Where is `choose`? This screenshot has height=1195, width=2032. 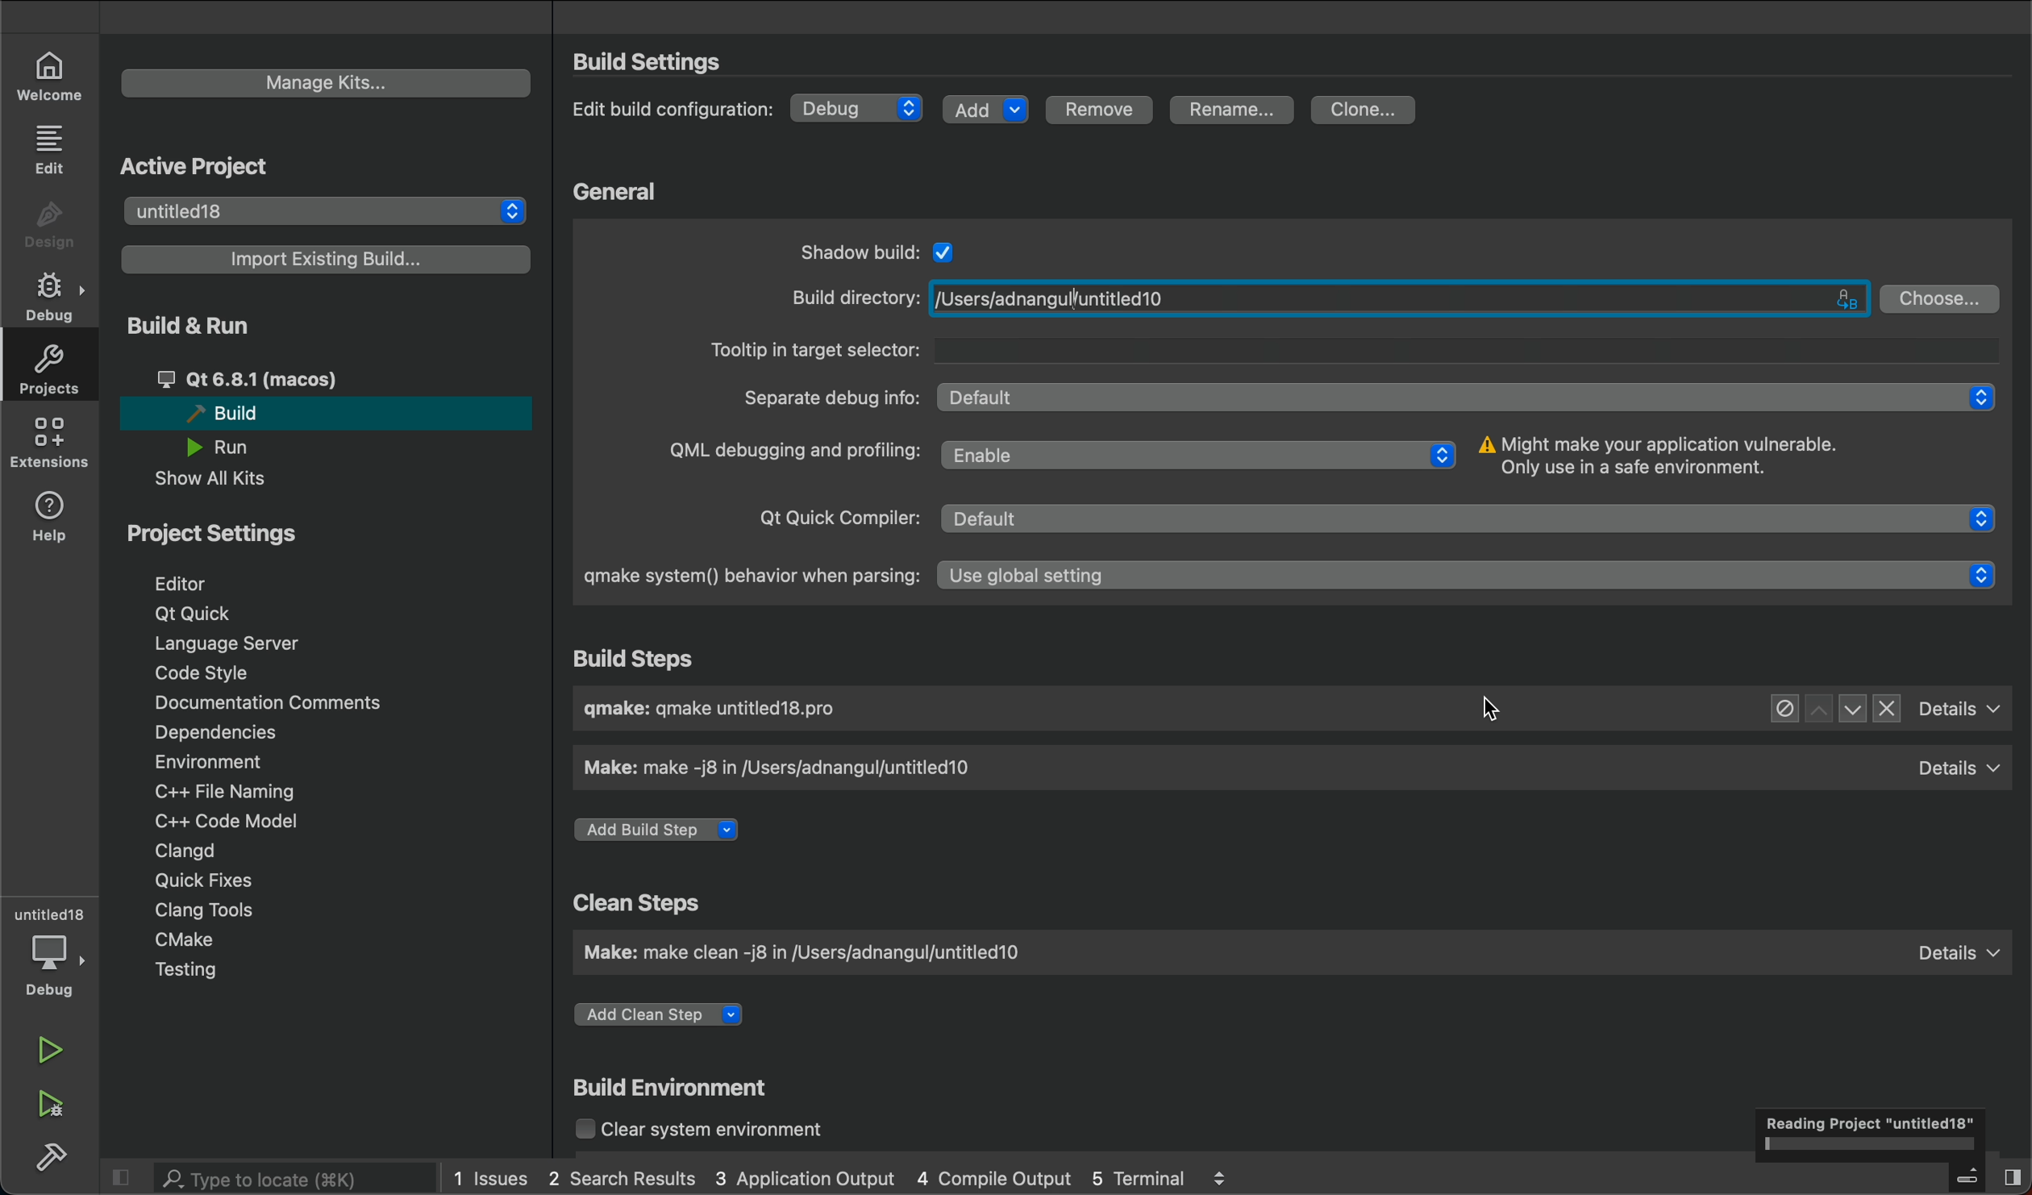 choose is located at coordinates (1942, 297).